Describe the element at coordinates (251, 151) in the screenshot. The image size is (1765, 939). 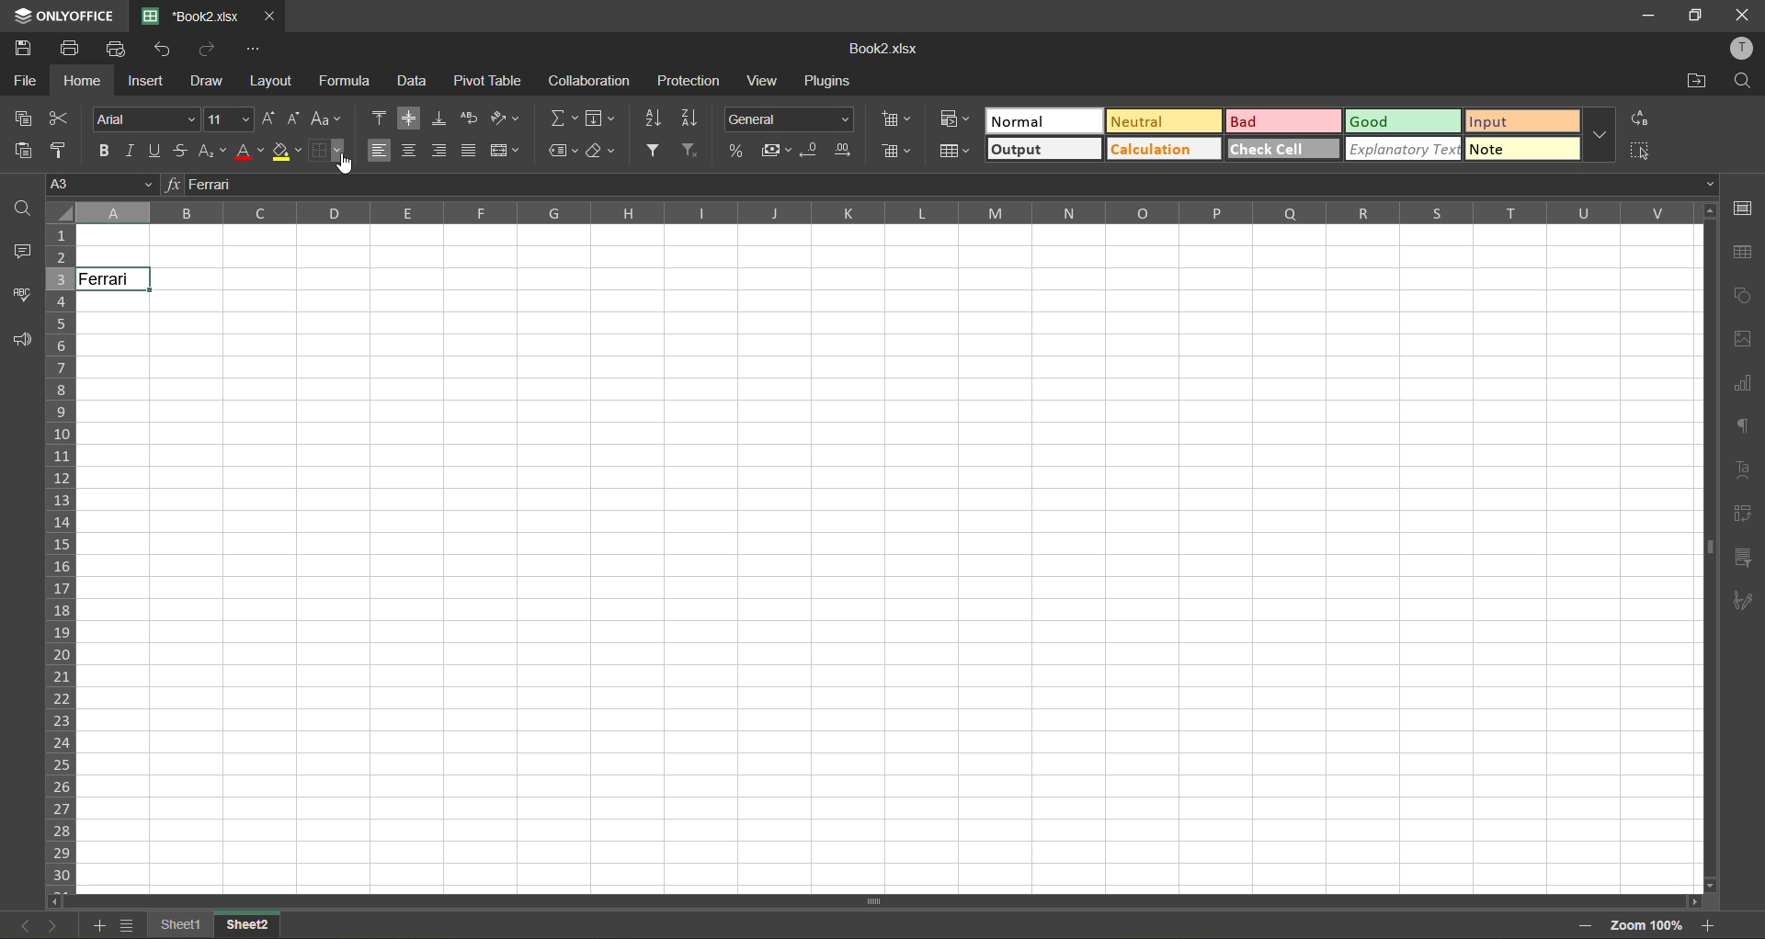
I see `font color` at that location.